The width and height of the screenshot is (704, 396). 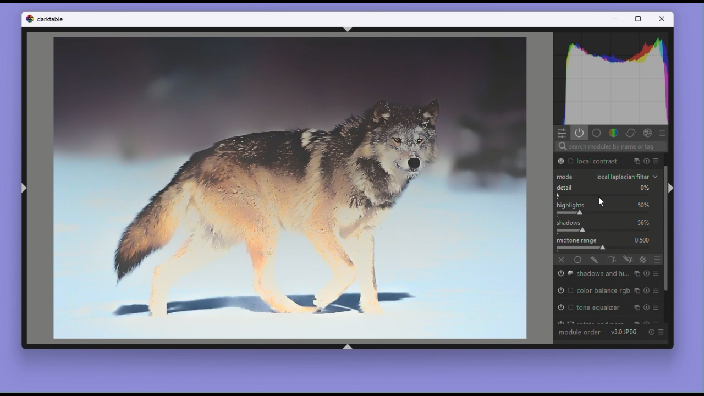 I want to click on search modules by name or tag, so click(x=649, y=161).